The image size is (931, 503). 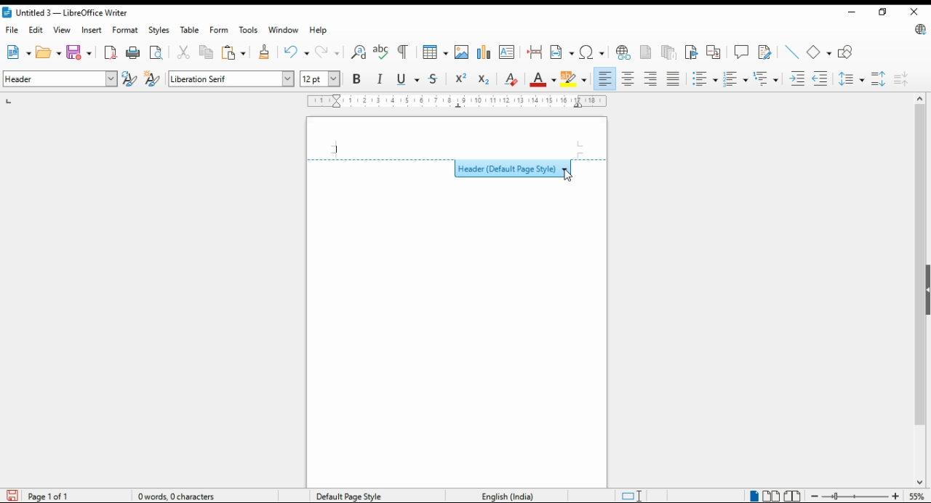 I want to click on document information, so click(x=182, y=496).